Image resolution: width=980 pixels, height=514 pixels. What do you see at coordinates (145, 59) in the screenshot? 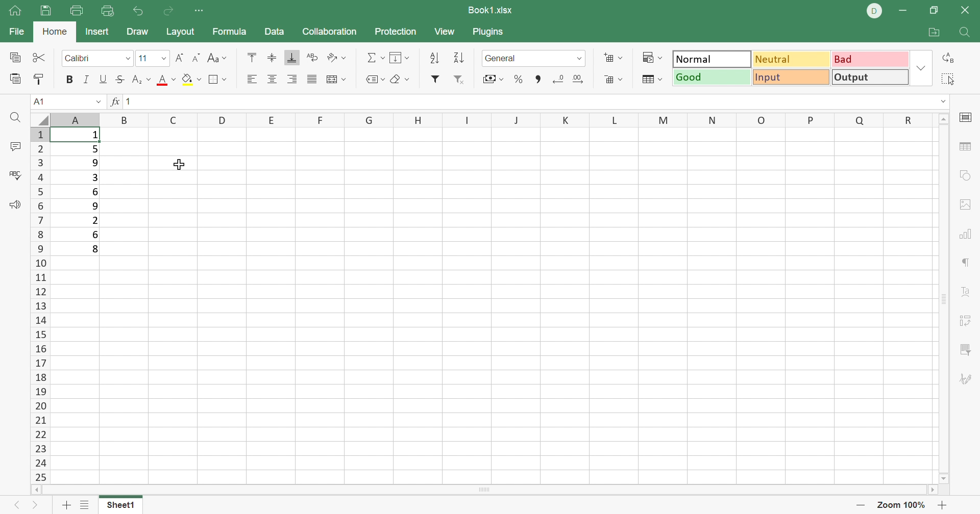
I see `11` at bounding box center [145, 59].